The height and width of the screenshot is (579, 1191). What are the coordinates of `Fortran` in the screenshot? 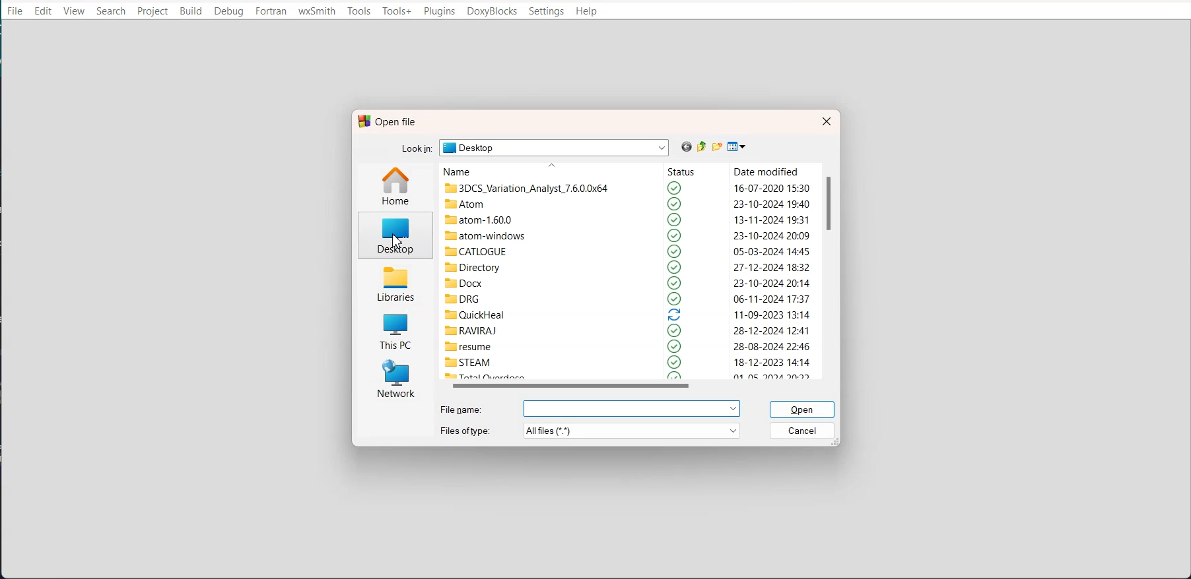 It's located at (271, 12).